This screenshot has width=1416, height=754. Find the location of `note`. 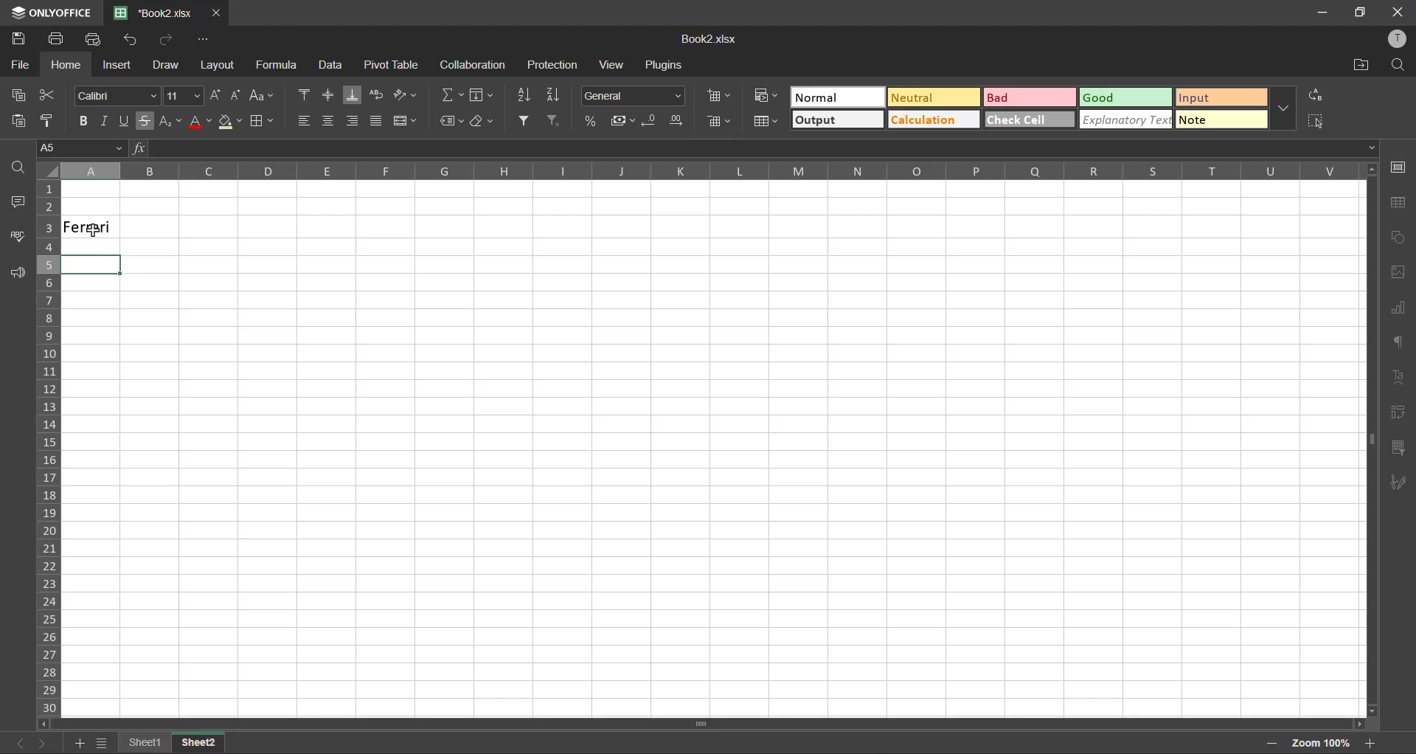

note is located at coordinates (1225, 120).